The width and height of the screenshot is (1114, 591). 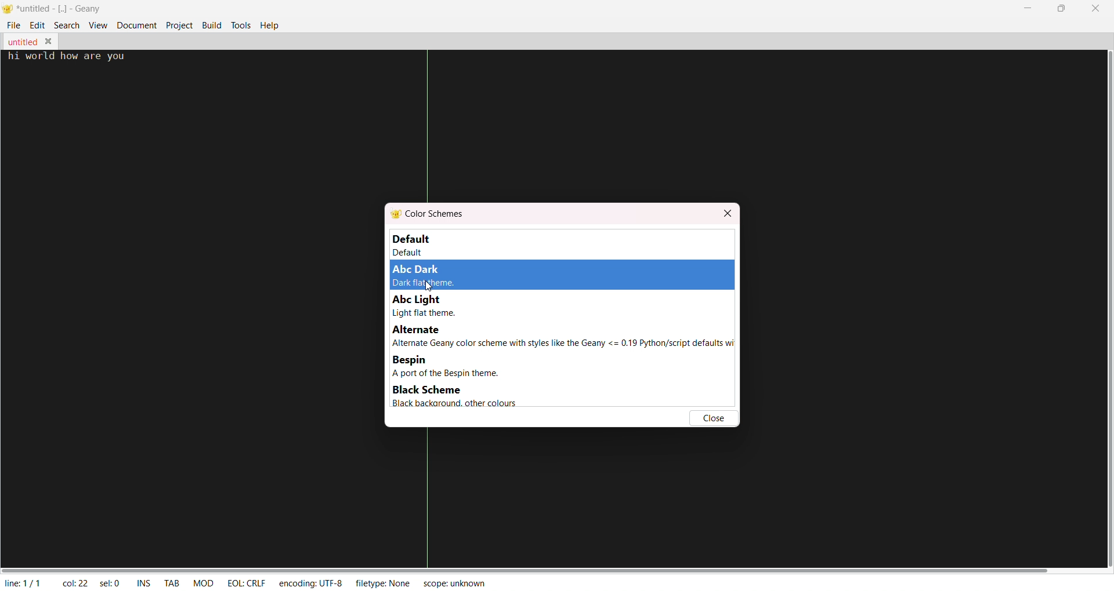 I want to click on alternate geany color scheme, so click(x=563, y=345).